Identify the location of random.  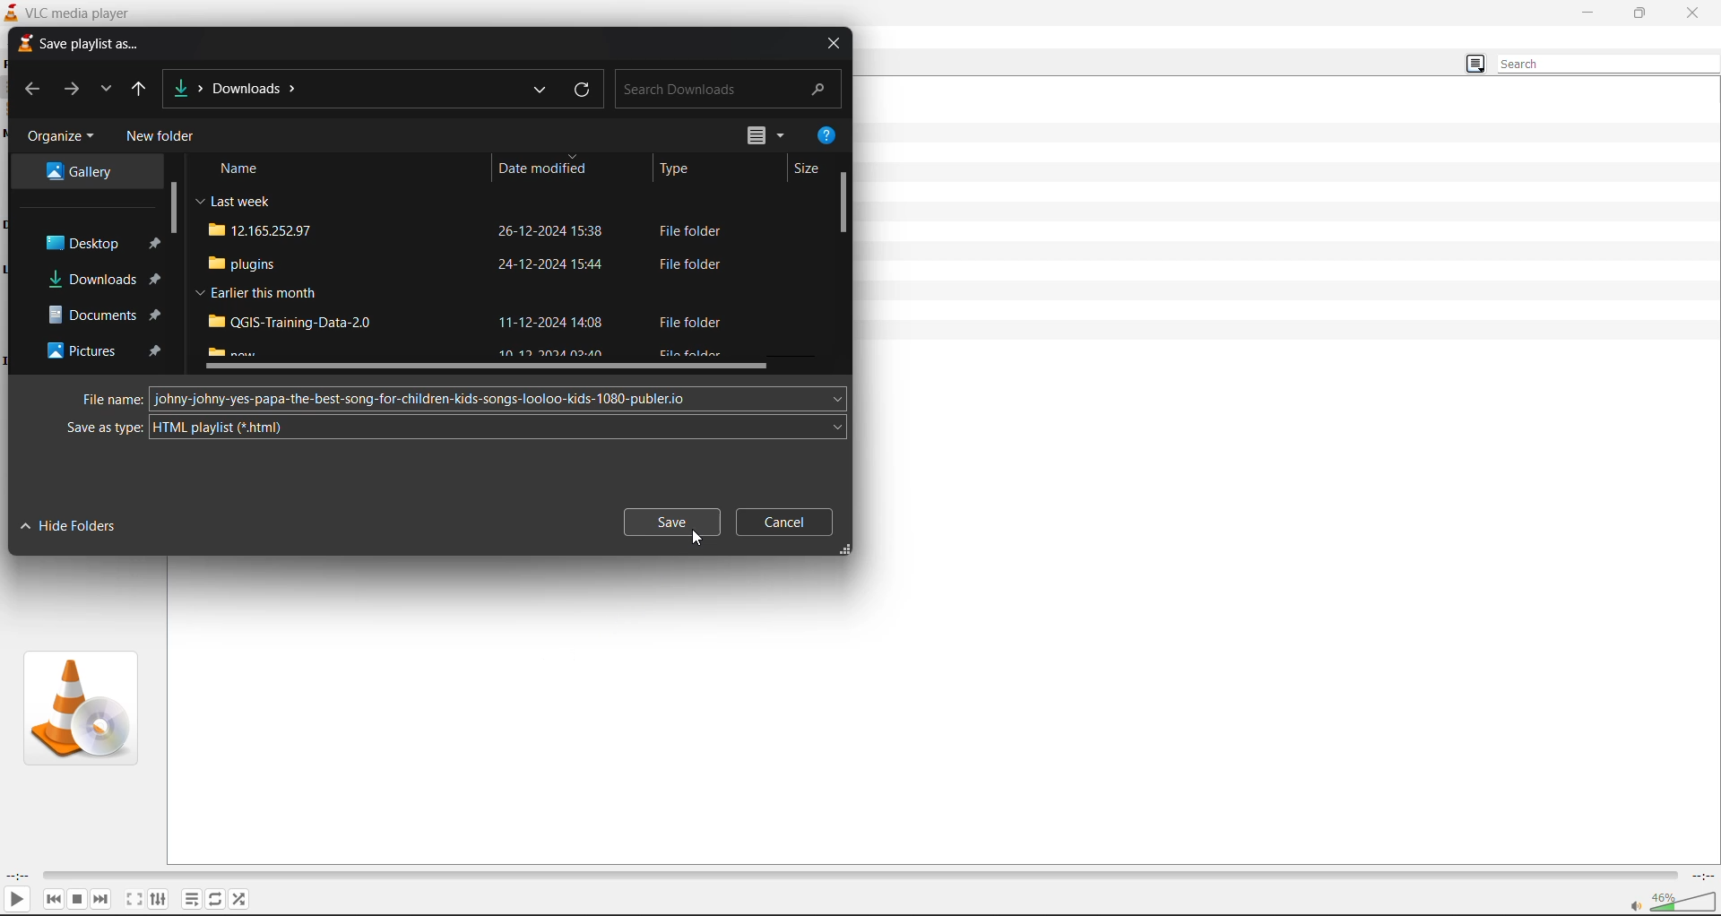
(244, 899).